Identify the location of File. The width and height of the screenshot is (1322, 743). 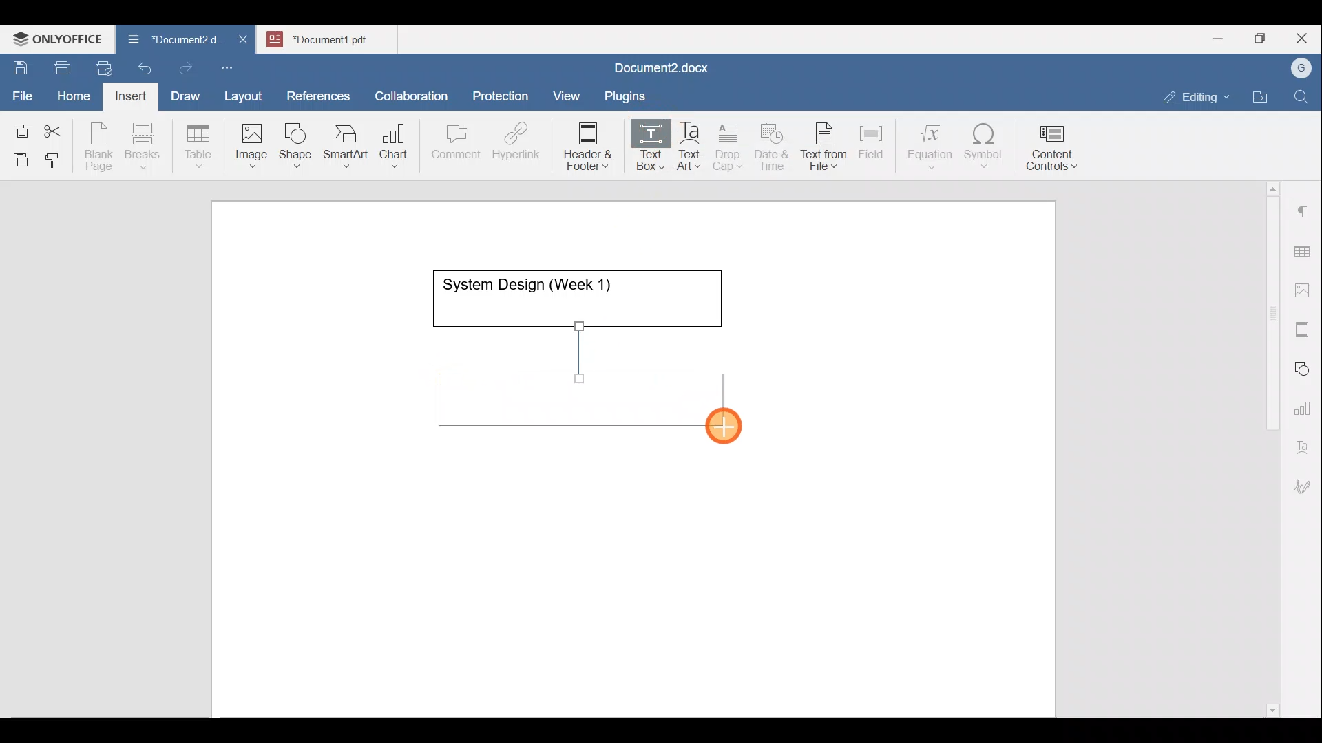
(23, 91).